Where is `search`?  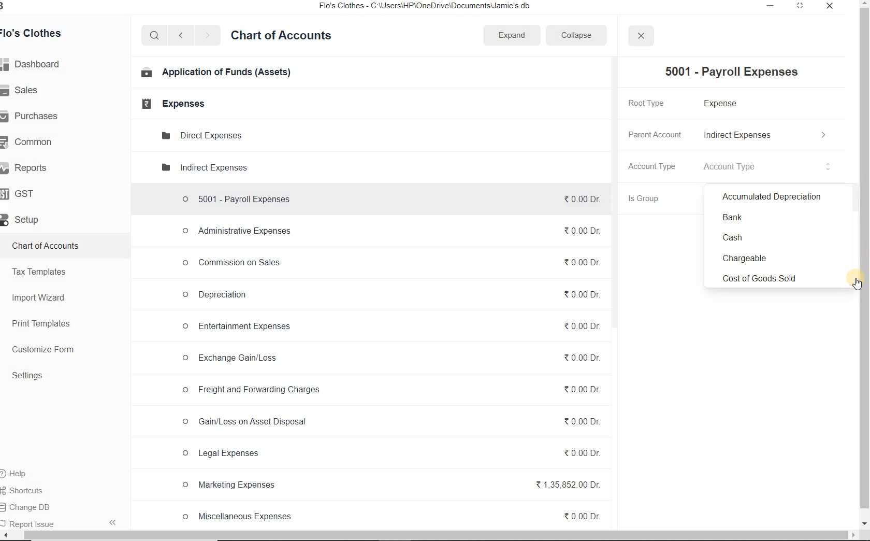 search is located at coordinates (154, 36).